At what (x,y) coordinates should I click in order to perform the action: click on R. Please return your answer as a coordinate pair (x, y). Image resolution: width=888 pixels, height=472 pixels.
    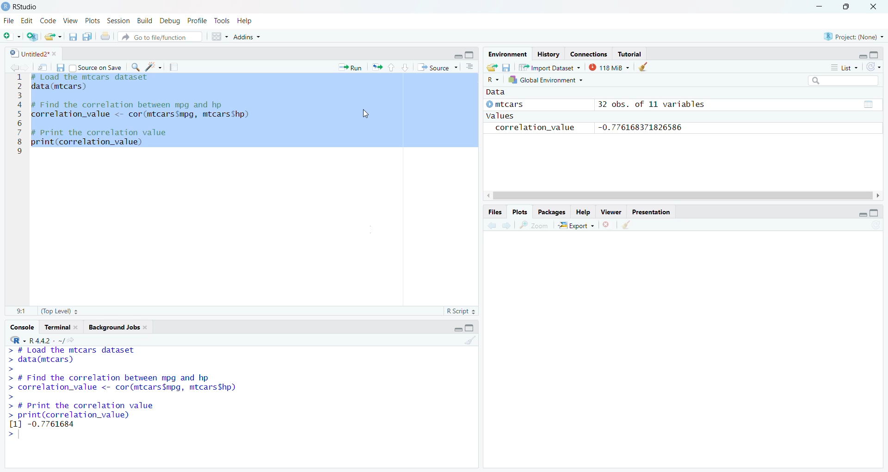
    Looking at the image, I should click on (494, 80).